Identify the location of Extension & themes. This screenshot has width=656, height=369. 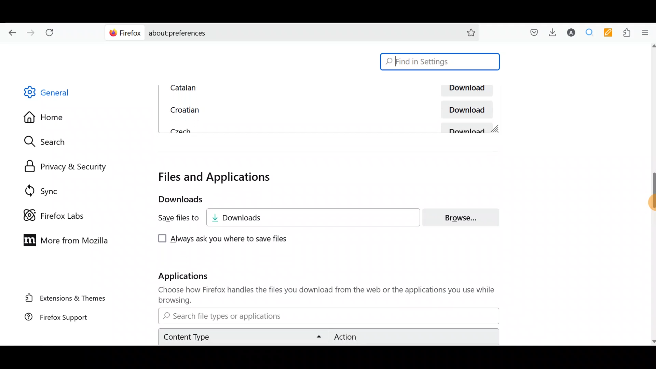
(60, 300).